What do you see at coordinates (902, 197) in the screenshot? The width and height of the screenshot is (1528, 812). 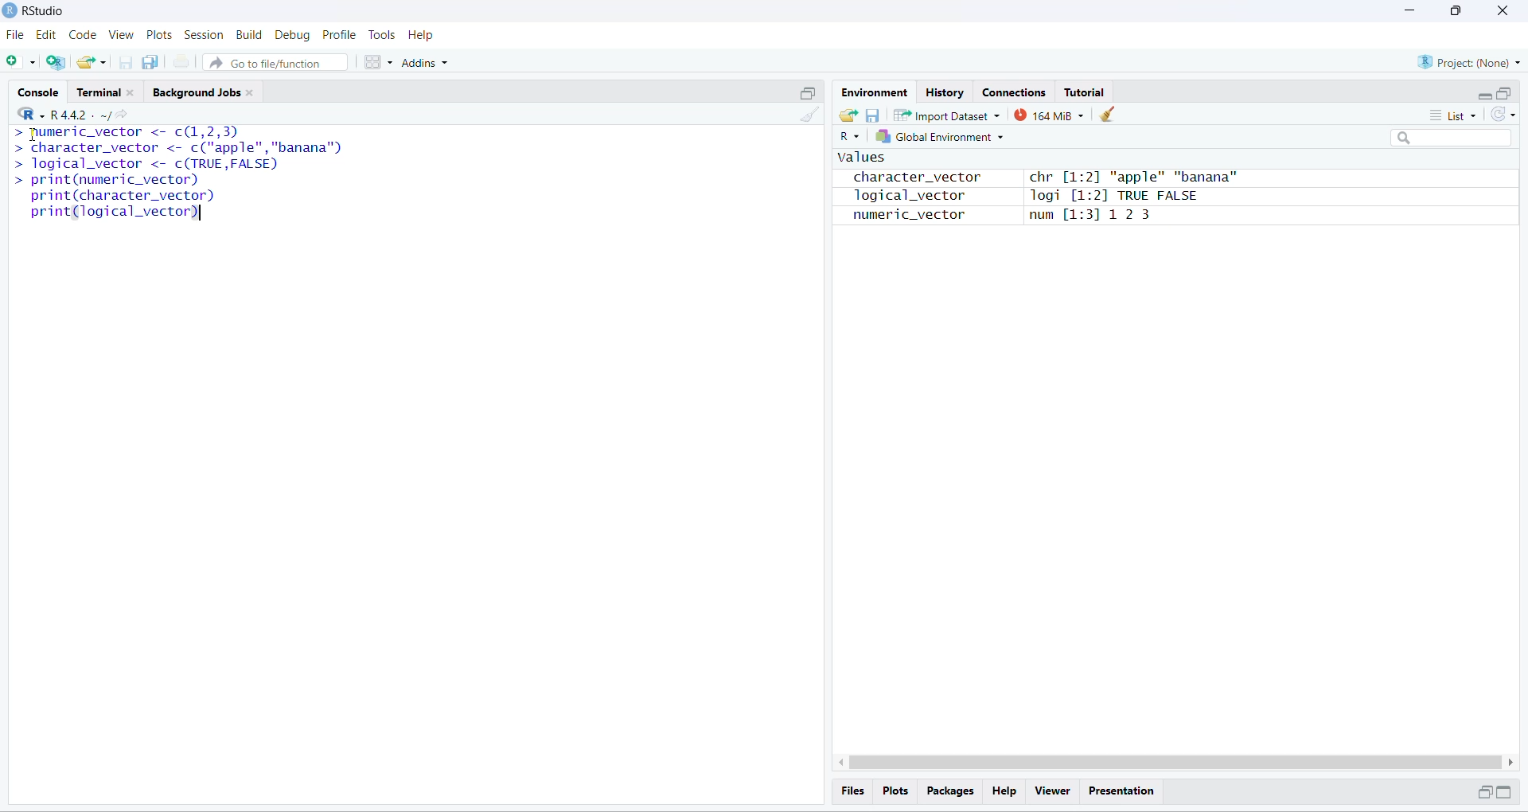 I see `logical_vector` at bounding box center [902, 197].